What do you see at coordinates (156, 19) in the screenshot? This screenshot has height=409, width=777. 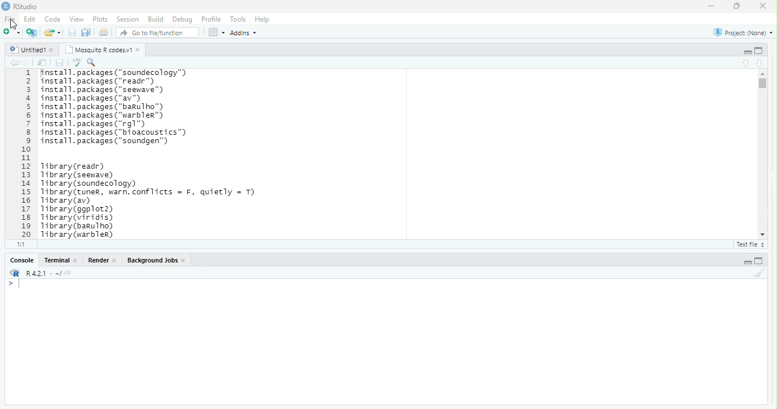 I see `Build` at bounding box center [156, 19].